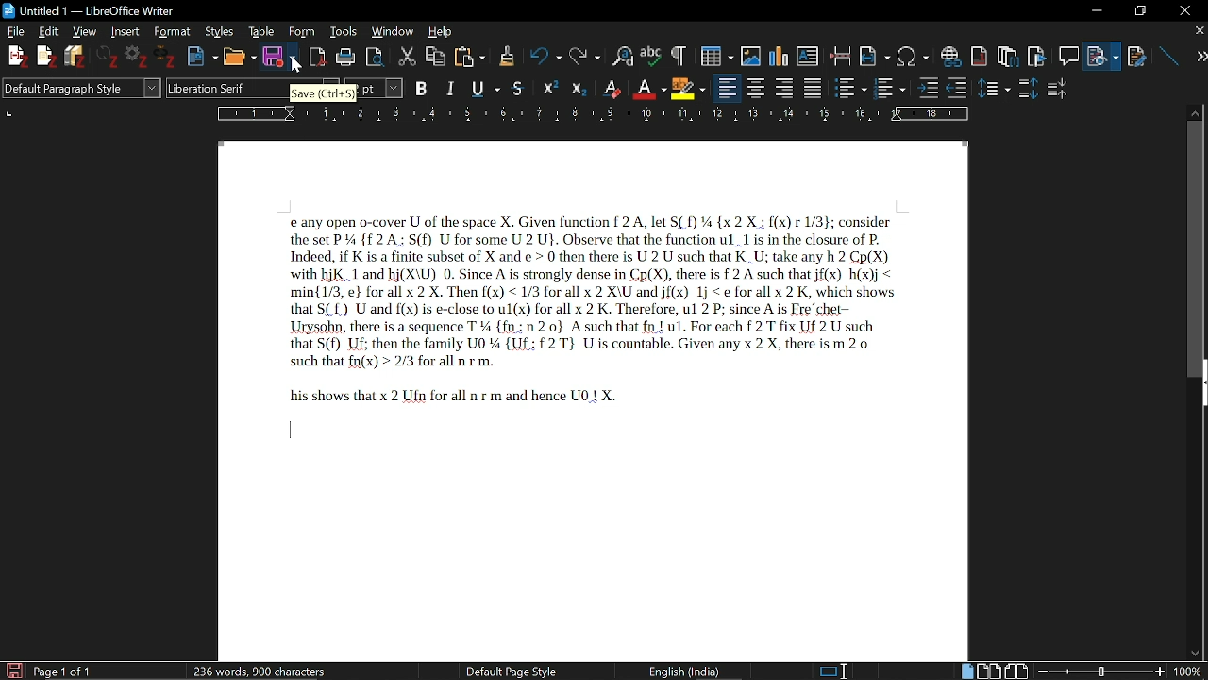 This screenshot has height=680, width=1208. What do you see at coordinates (620, 55) in the screenshot?
I see `Find and replace ` at bounding box center [620, 55].